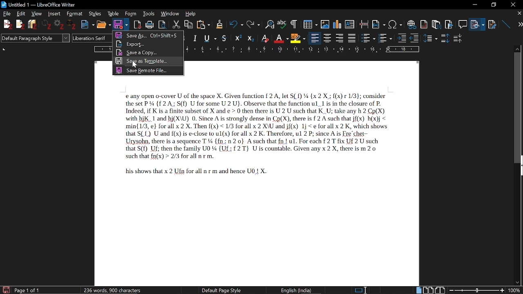  I want to click on Default Paragraph Style, so click(34, 39).